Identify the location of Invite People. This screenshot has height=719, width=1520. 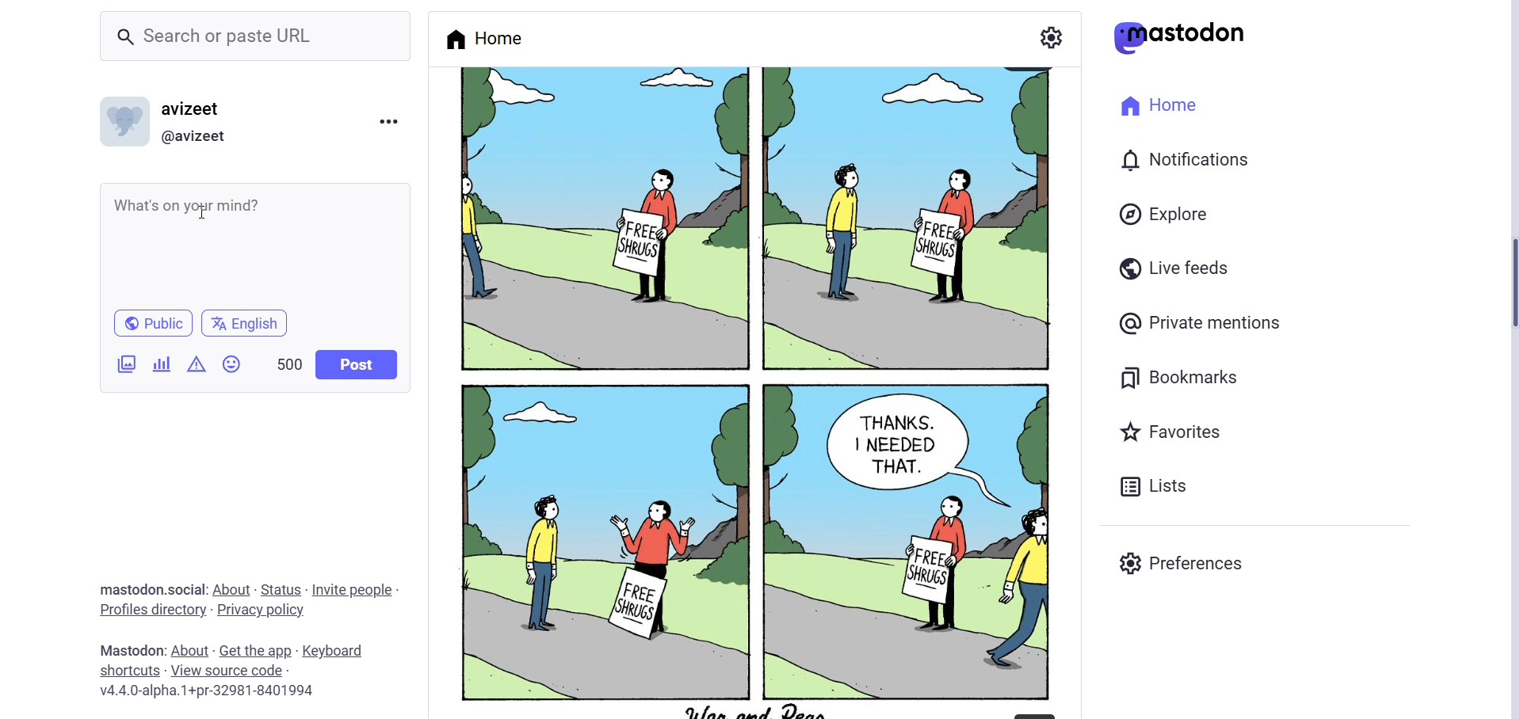
(357, 592).